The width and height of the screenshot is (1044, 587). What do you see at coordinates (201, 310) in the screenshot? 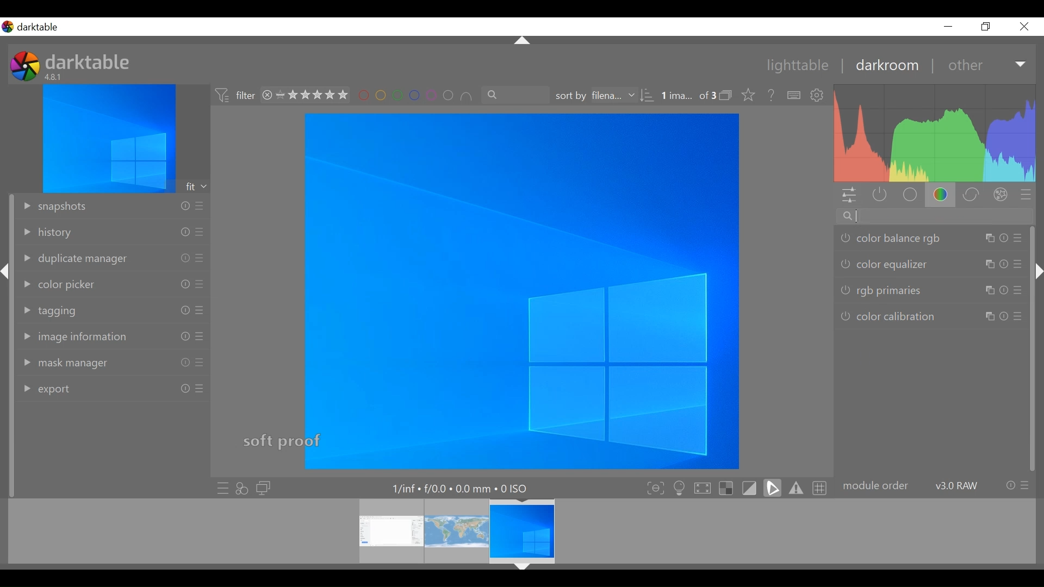
I see `presets` at bounding box center [201, 310].